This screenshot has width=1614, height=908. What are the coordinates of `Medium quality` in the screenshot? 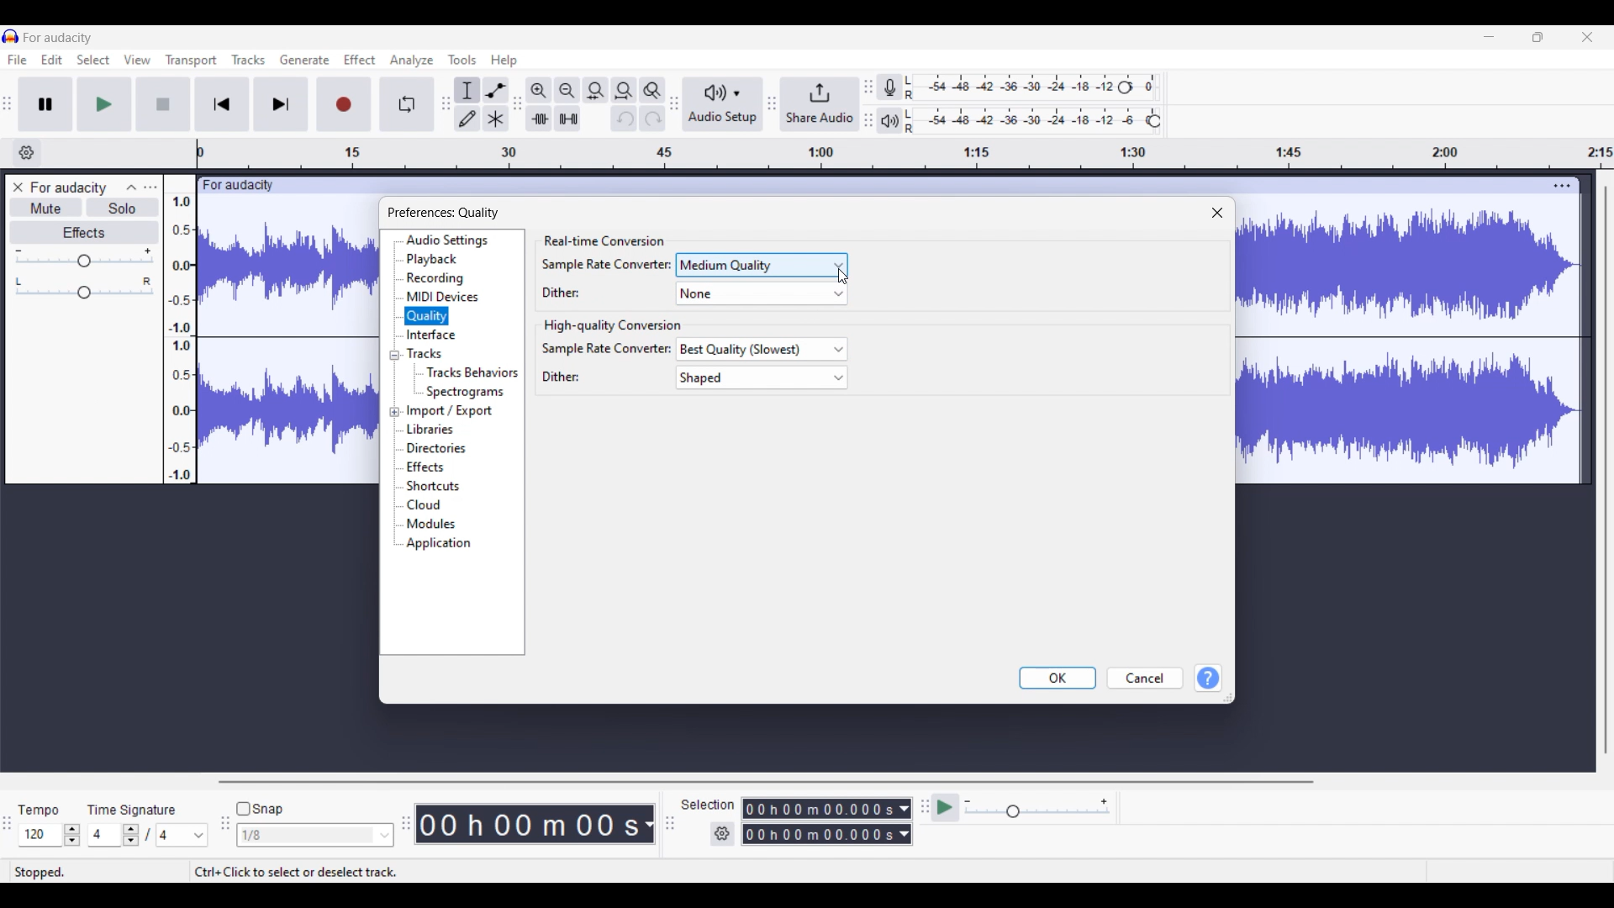 It's located at (762, 265).